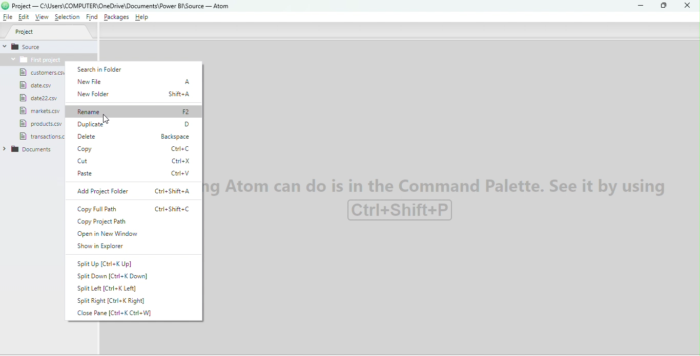 The height and width of the screenshot is (356, 700). I want to click on File name, so click(125, 6).